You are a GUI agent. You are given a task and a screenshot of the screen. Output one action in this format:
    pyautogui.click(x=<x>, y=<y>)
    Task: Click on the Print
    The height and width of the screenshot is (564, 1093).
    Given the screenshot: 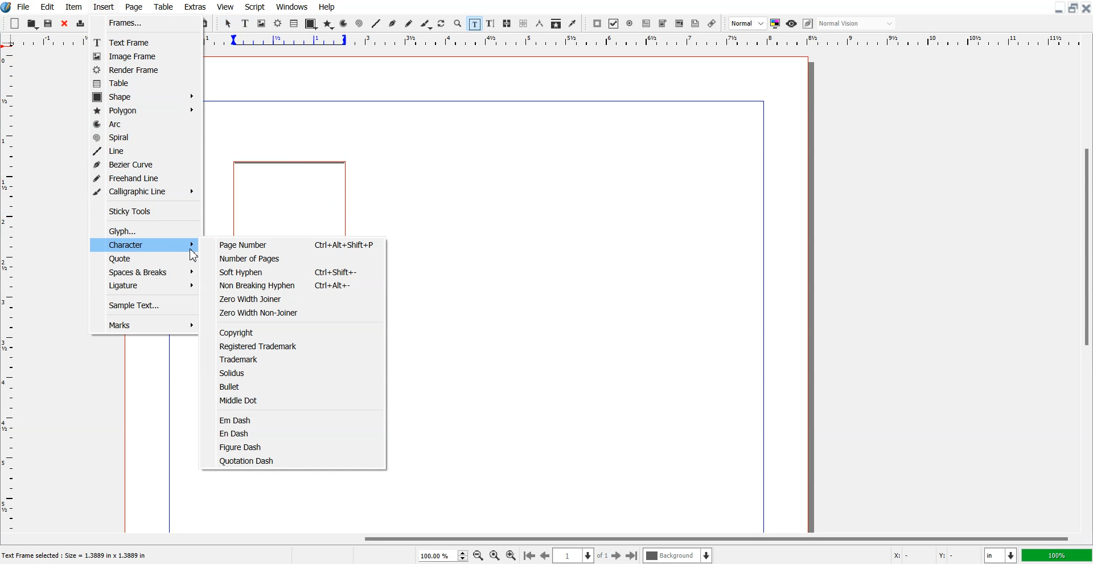 What is the action you would take?
    pyautogui.click(x=81, y=24)
    